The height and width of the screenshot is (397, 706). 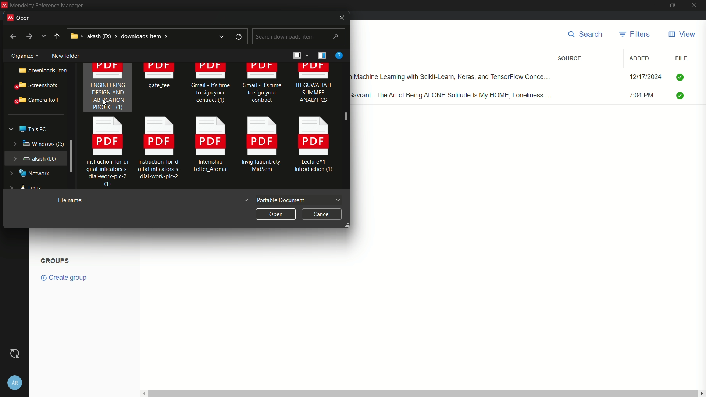 I want to click on Mendeley Reference Manager, so click(x=47, y=5).